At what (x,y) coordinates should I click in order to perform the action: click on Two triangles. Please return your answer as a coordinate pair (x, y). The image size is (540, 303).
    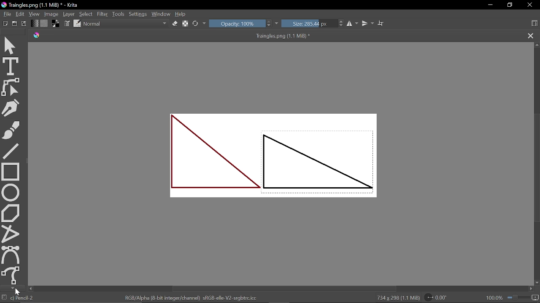
    Looking at the image, I should click on (283, 158).